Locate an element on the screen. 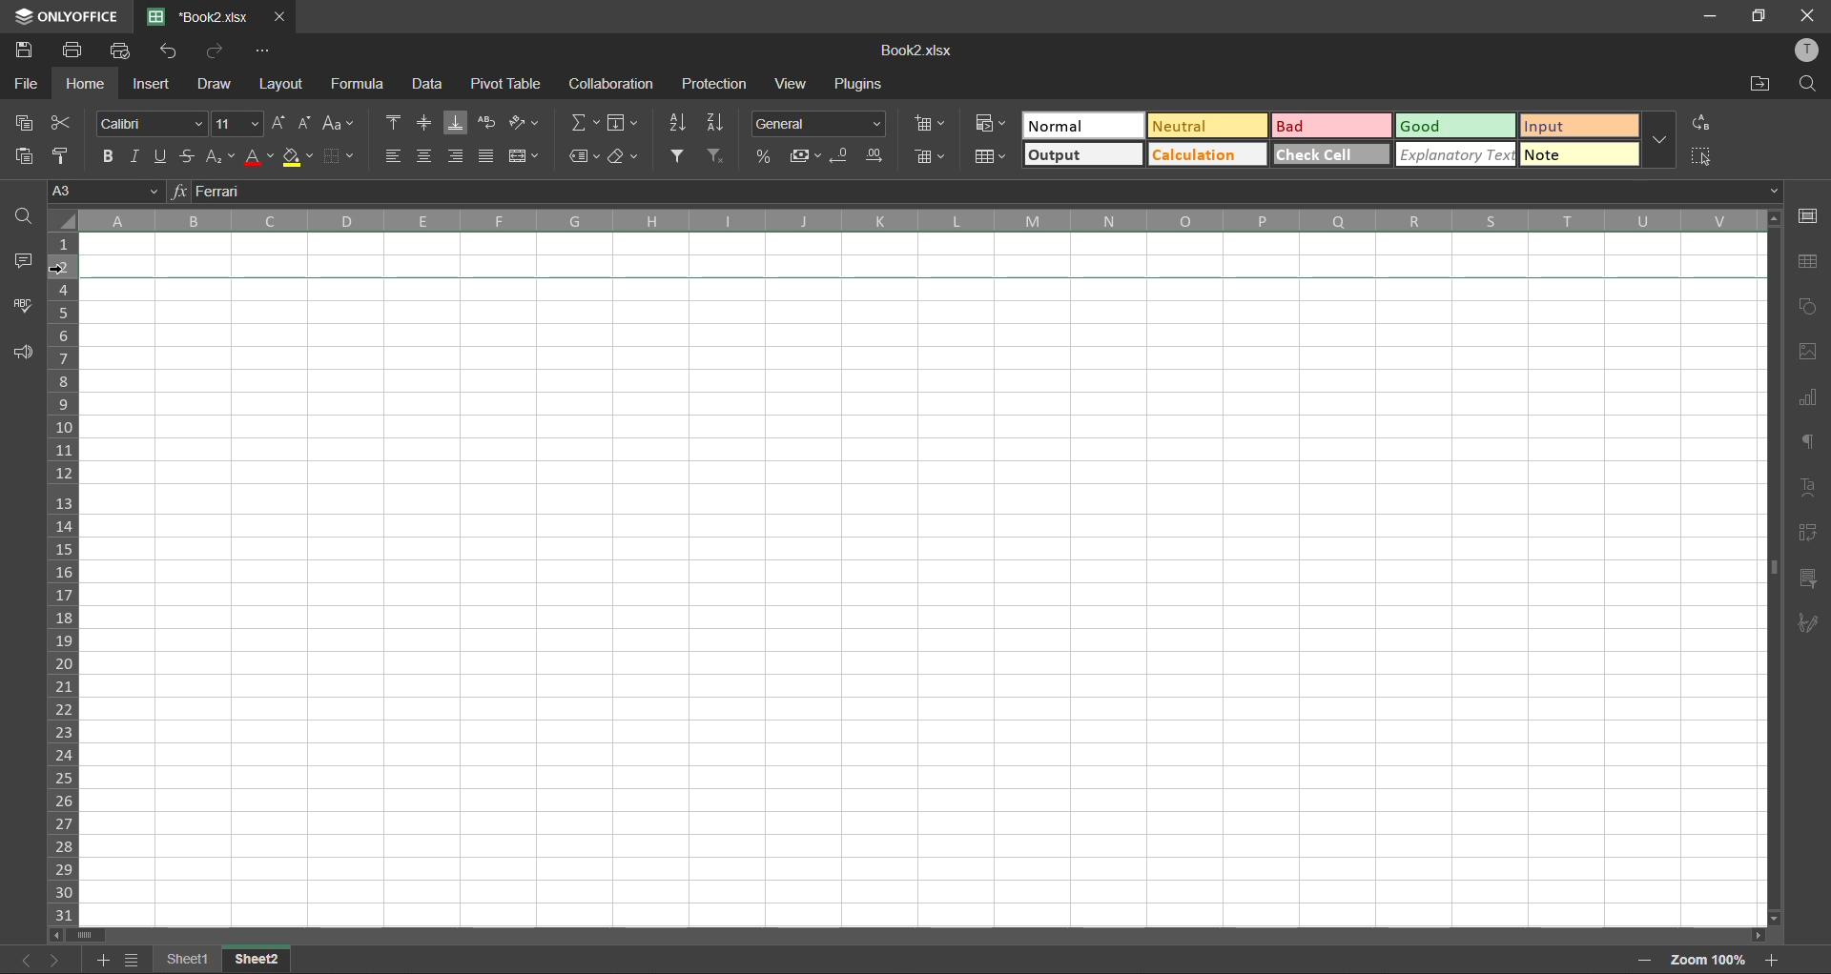  layout is located at coordinates (278, 84).